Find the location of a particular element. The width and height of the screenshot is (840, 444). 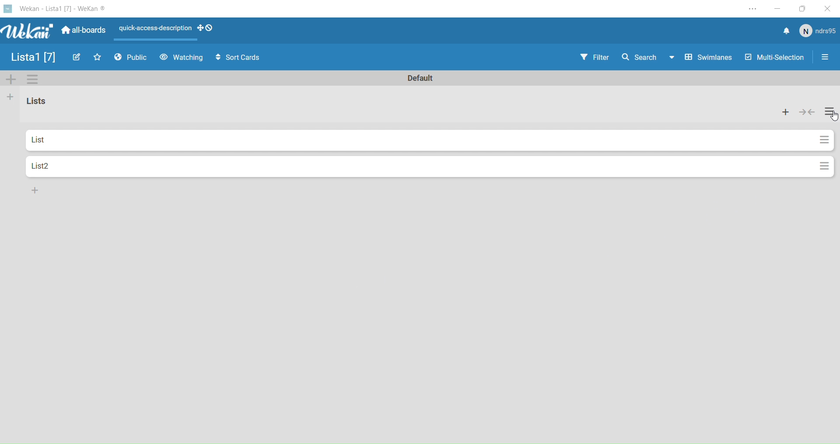

Minimize is located at coordinates (776, 9).